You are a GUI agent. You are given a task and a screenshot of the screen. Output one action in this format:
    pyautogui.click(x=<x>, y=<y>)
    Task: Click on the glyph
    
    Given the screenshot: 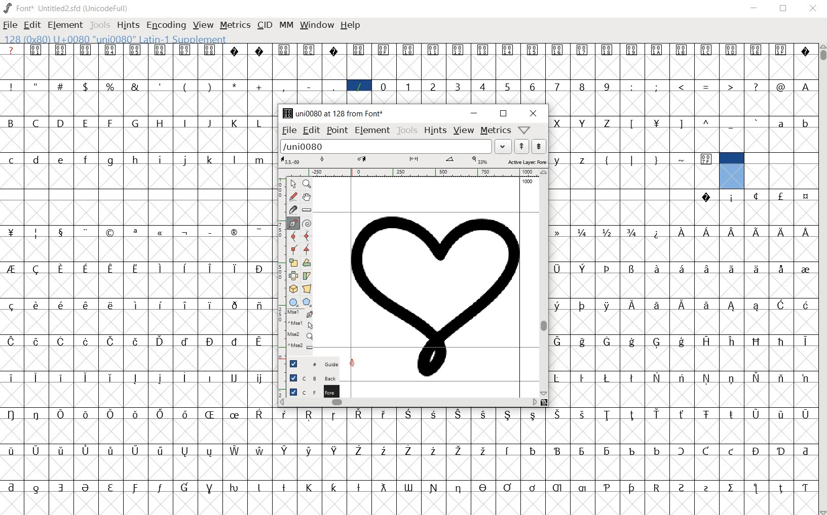 What is the action you would take?
    pyautogui.click(x=111, y=341)
    